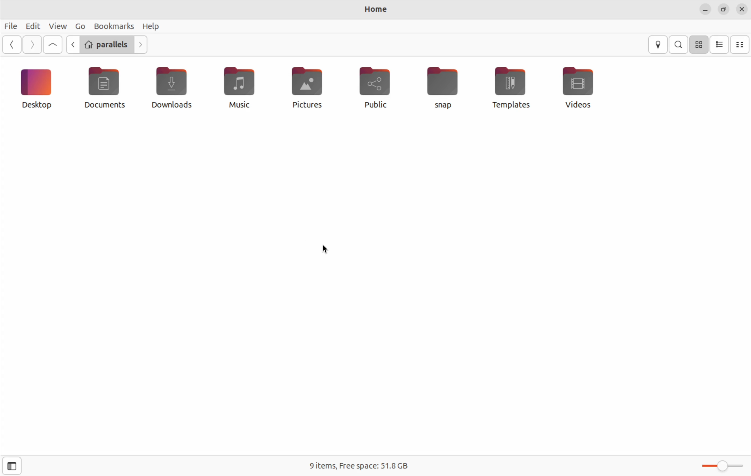 This screenshot has width=751, height=476. I want to click on list view, so click(719, 45).